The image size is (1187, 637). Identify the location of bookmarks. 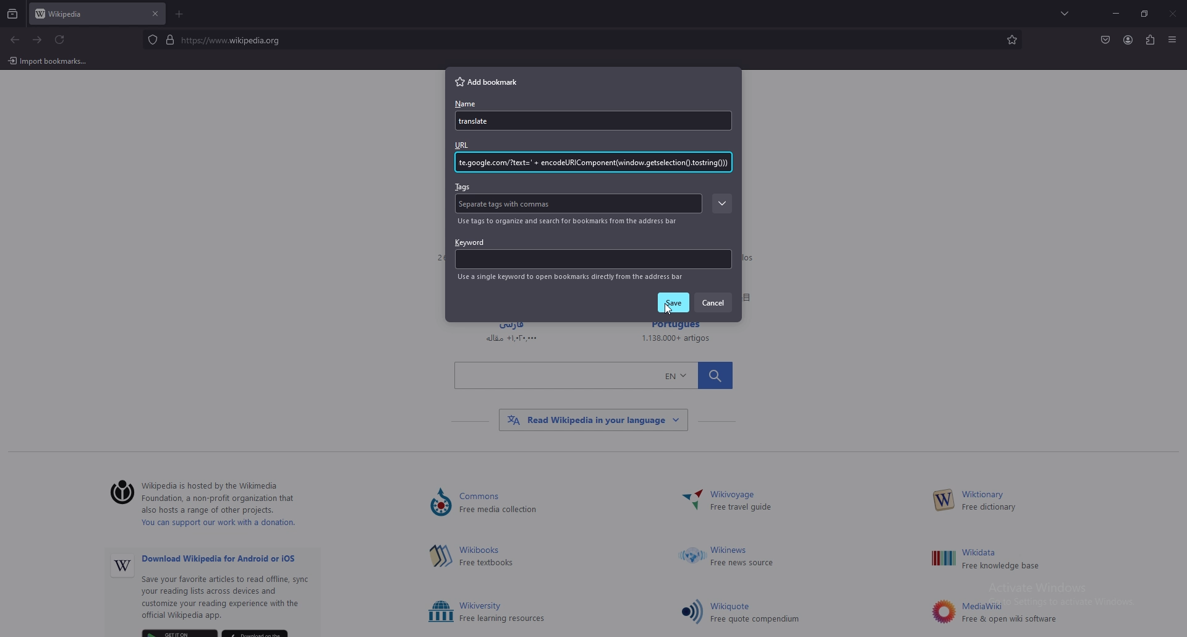
(1011, 40).